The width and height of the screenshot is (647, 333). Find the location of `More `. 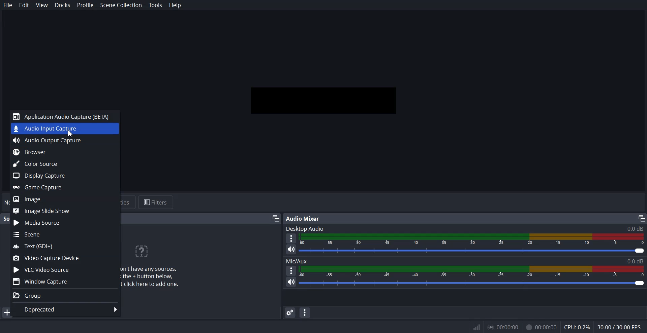

More  is located at coordinates (290, 270).